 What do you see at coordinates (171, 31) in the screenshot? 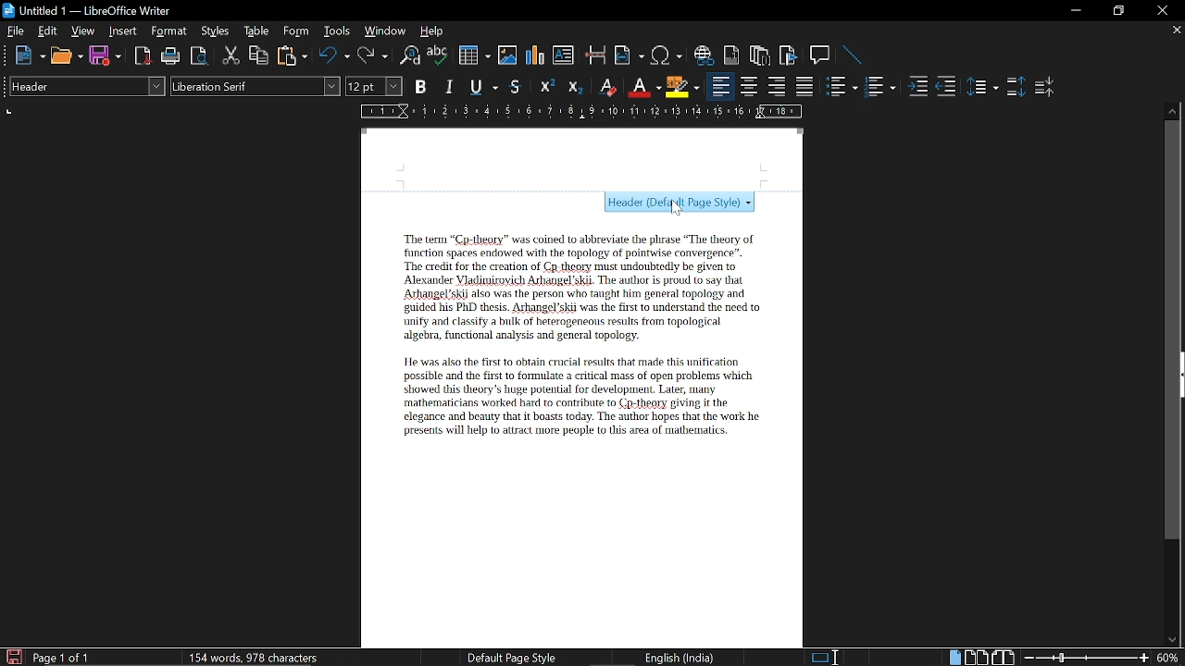
I see `Format` at bounding box center [171, 31].